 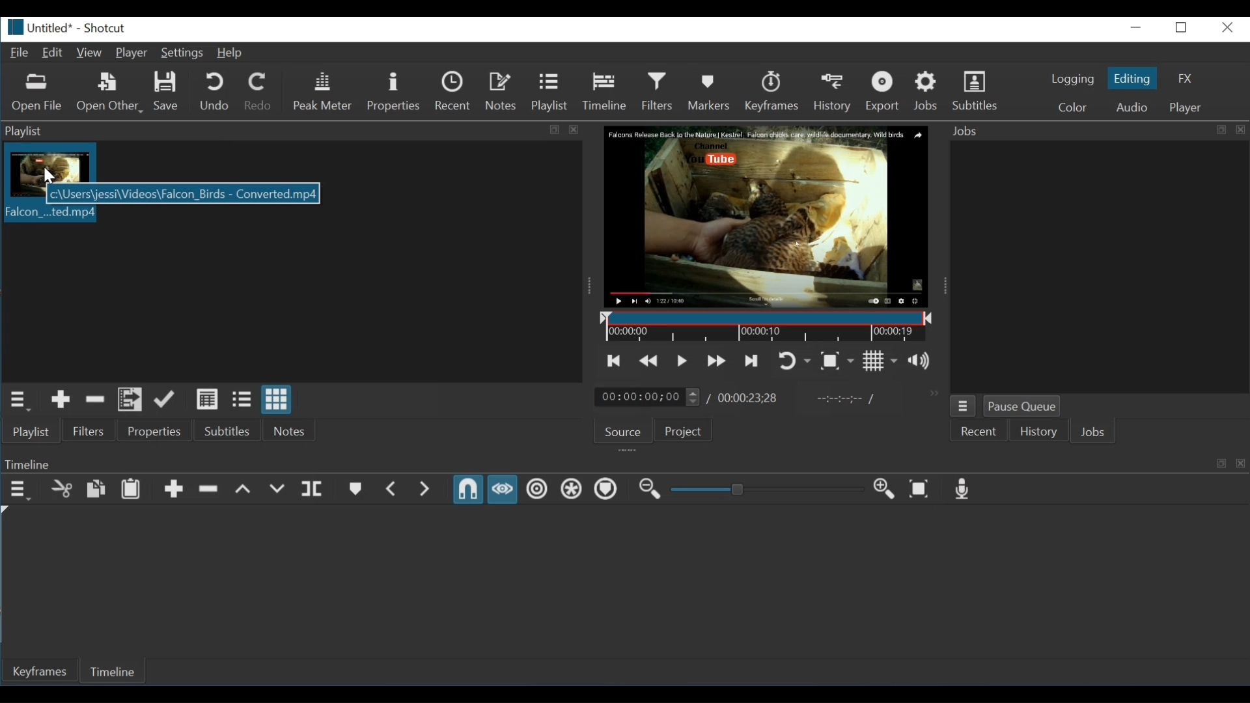 I want to click on Properties, so click(x=393, y=92).